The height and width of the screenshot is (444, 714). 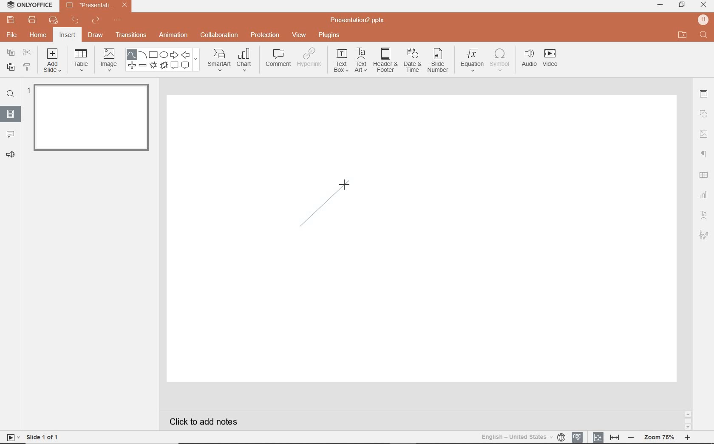 What do you see at coordinates (705, 194) in the screenshot?
I see `CHART SETTINGS` at bounding box center [705, 194].